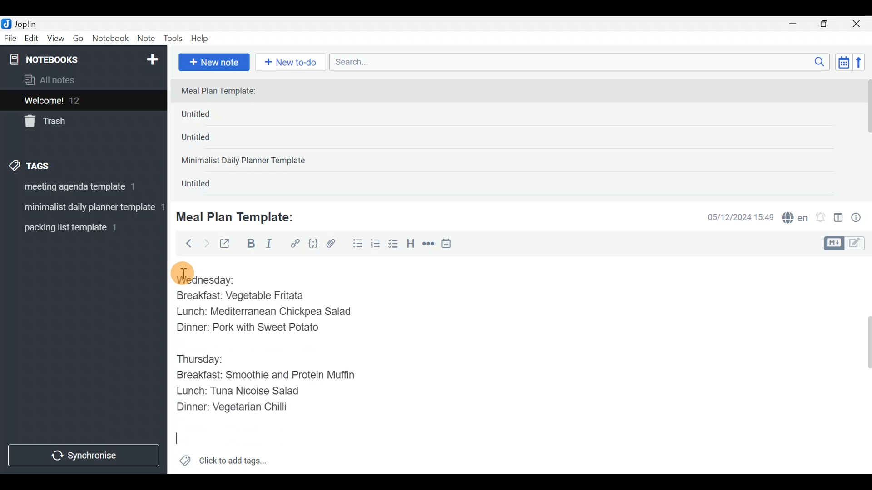  Describe the element at coordinates (843, 63) in the screenshot. I see `Toggle sort order` at that location.